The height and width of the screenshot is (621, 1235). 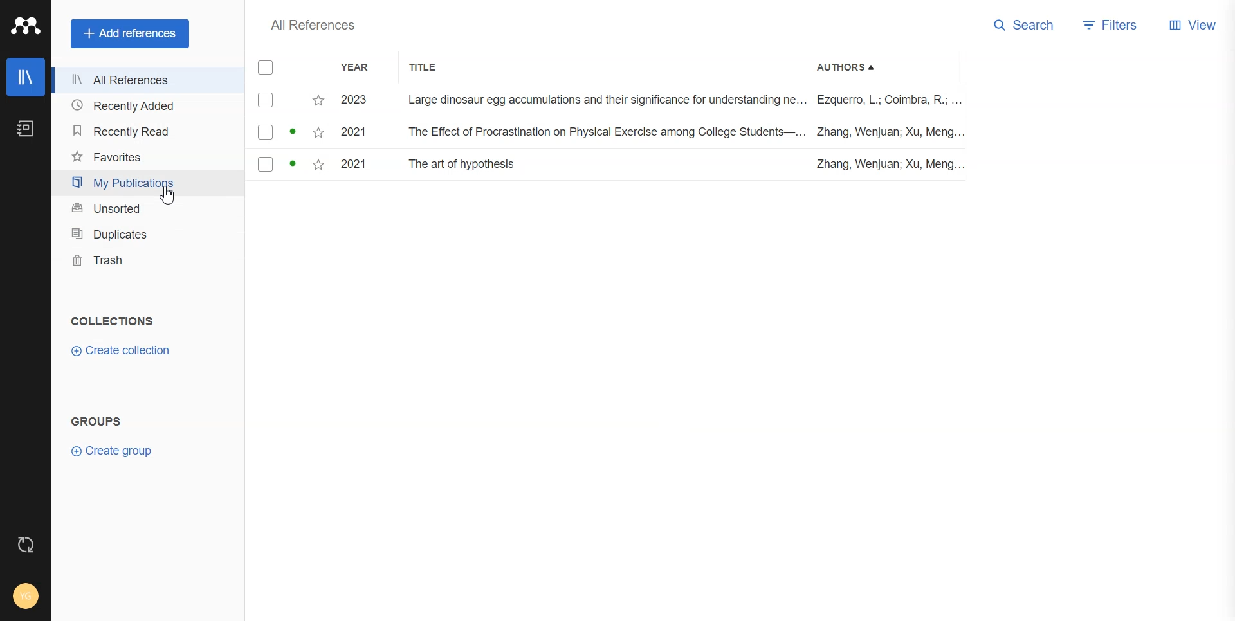 I want to click on Trash, so click(x=146, y=260).